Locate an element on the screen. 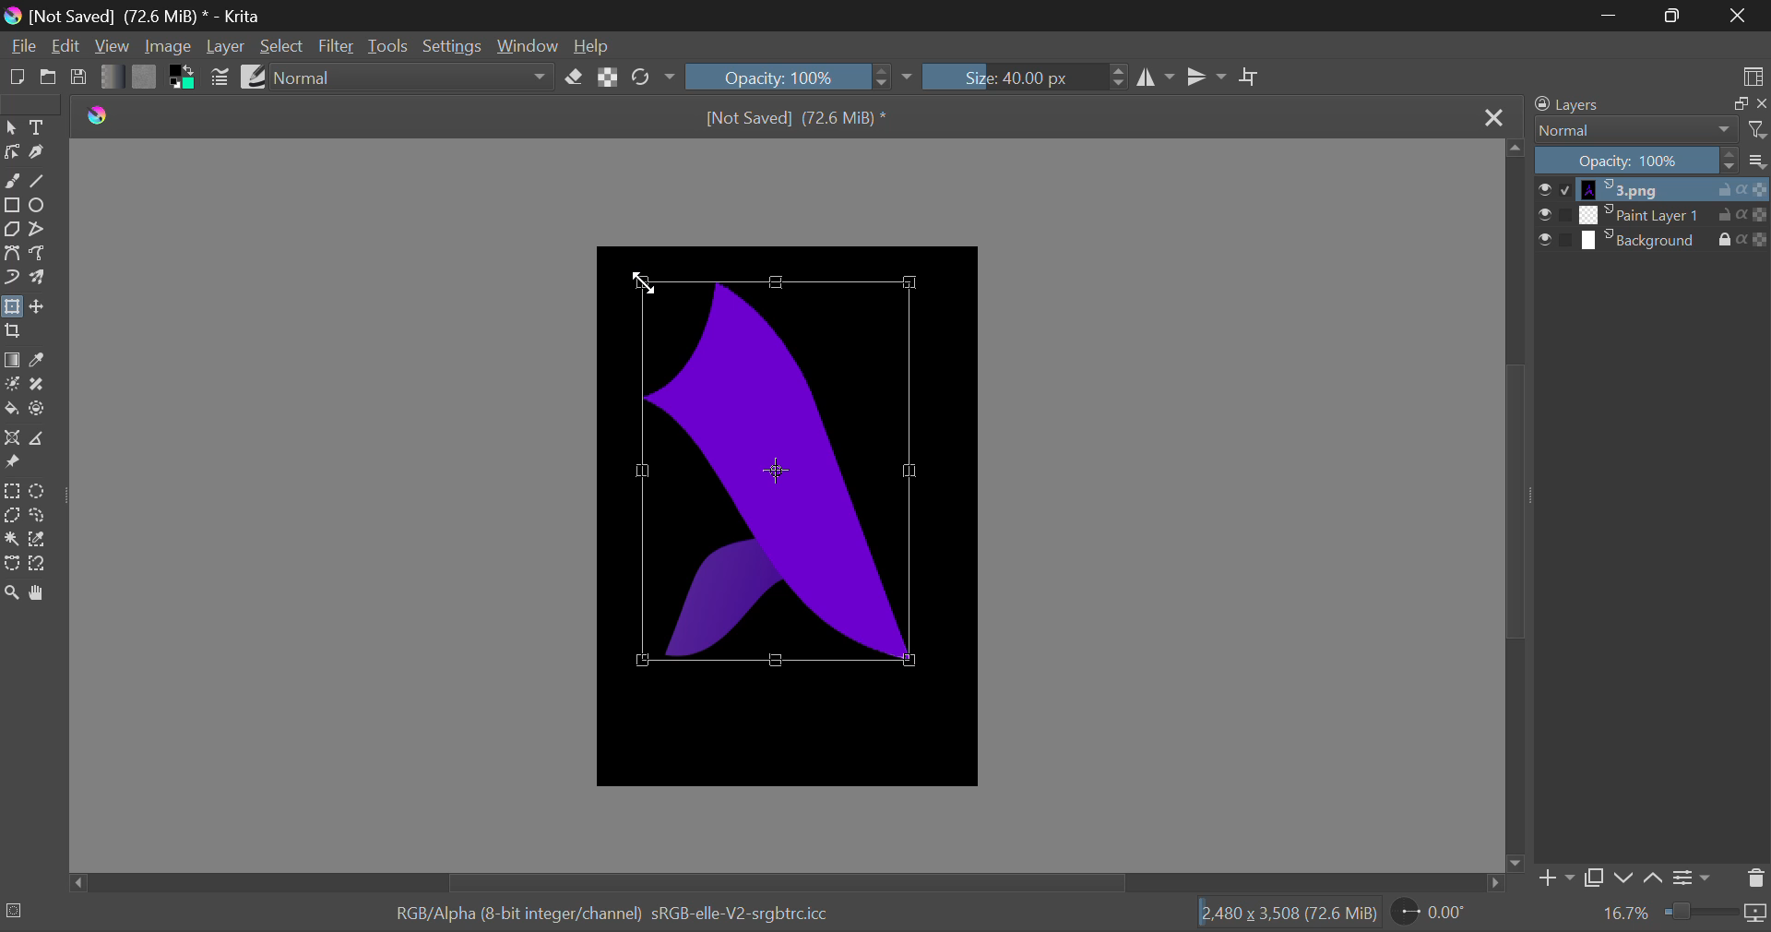 The height and width of the screenshot is (932, 1771). Edit Shape is located at coordinates (12, 152).